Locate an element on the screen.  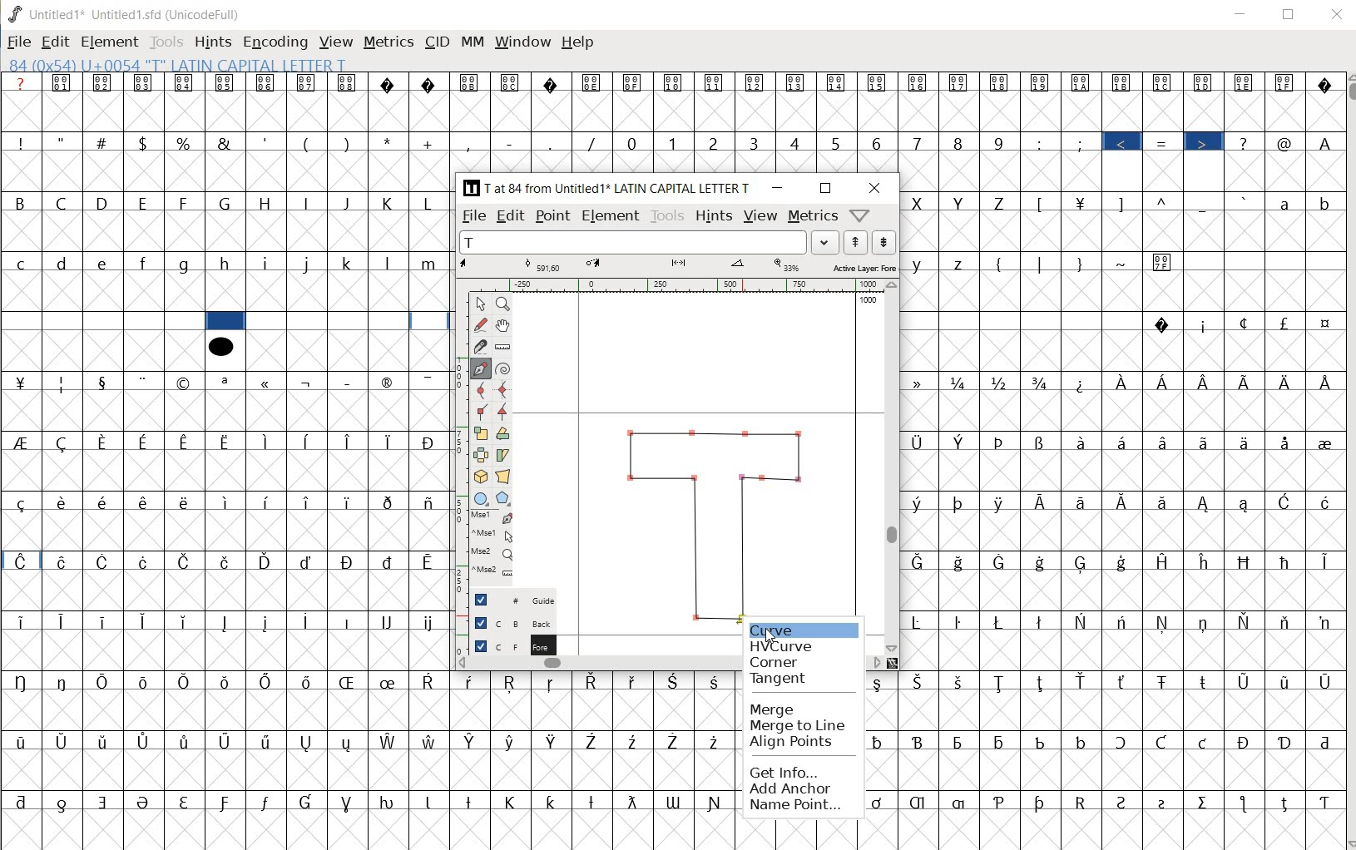
Symbol is located at coordinates (1283, 680).